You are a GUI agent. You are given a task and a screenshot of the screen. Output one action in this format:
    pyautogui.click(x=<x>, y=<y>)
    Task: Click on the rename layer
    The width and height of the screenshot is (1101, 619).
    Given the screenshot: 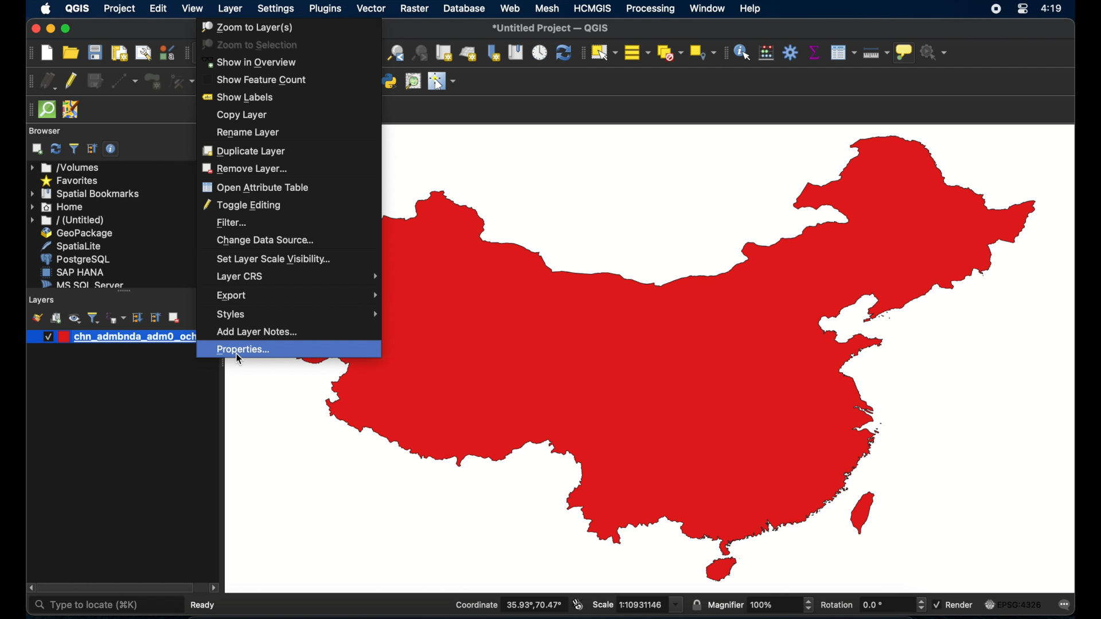 What is the action you would take?
    pyautogui.click(x=249, y=132)
    